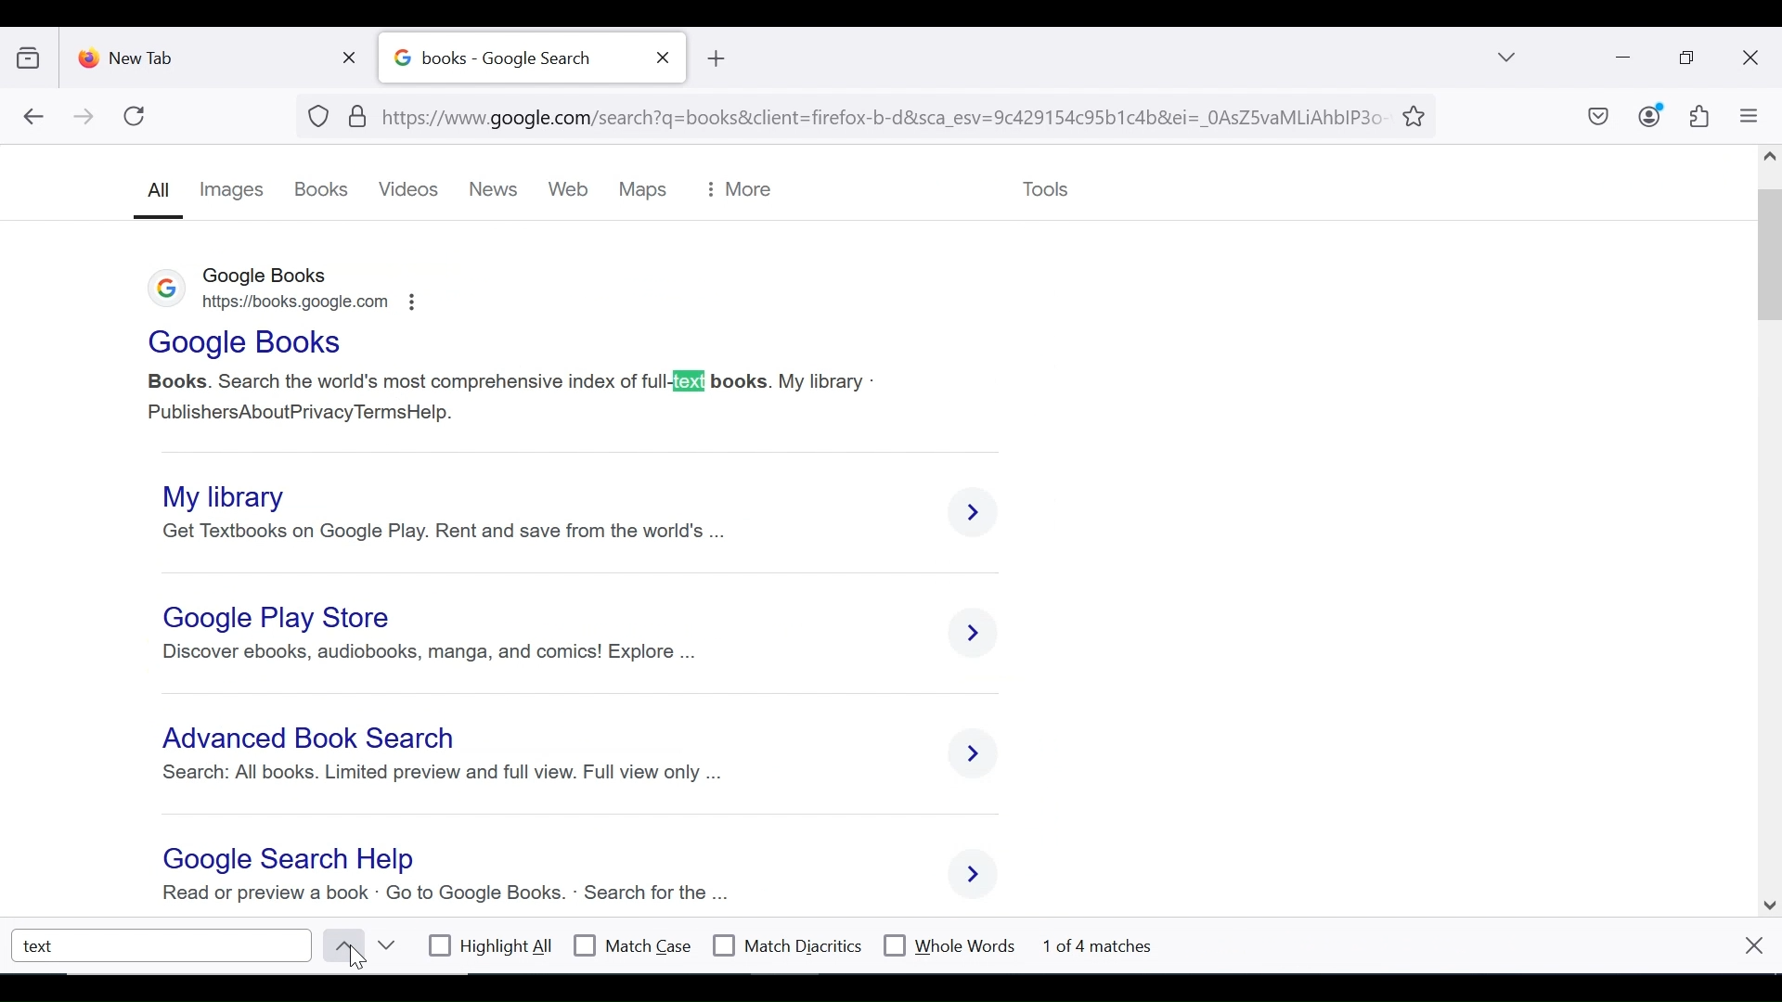 The image size is (1782, 1002). Describe the element at coordinates (1508, 57) in the screenshot. I see `list all tabs` at that location.